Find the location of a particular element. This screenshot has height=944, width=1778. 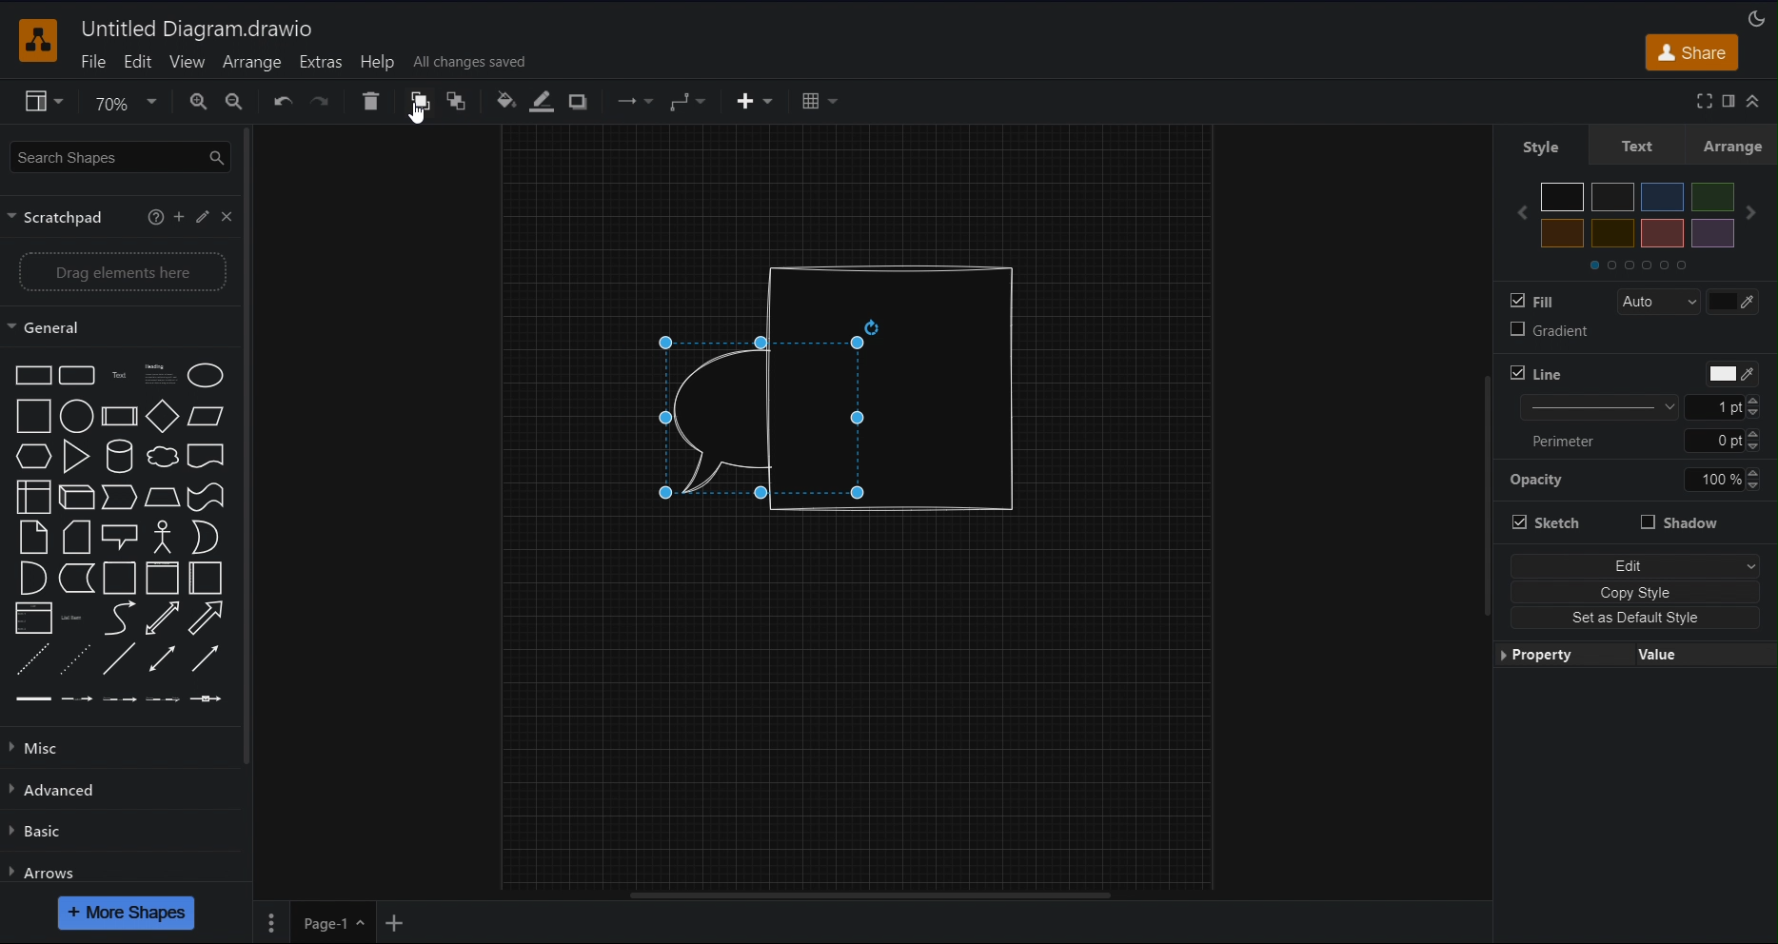

Cylinder is located at coordinates (120, 456).